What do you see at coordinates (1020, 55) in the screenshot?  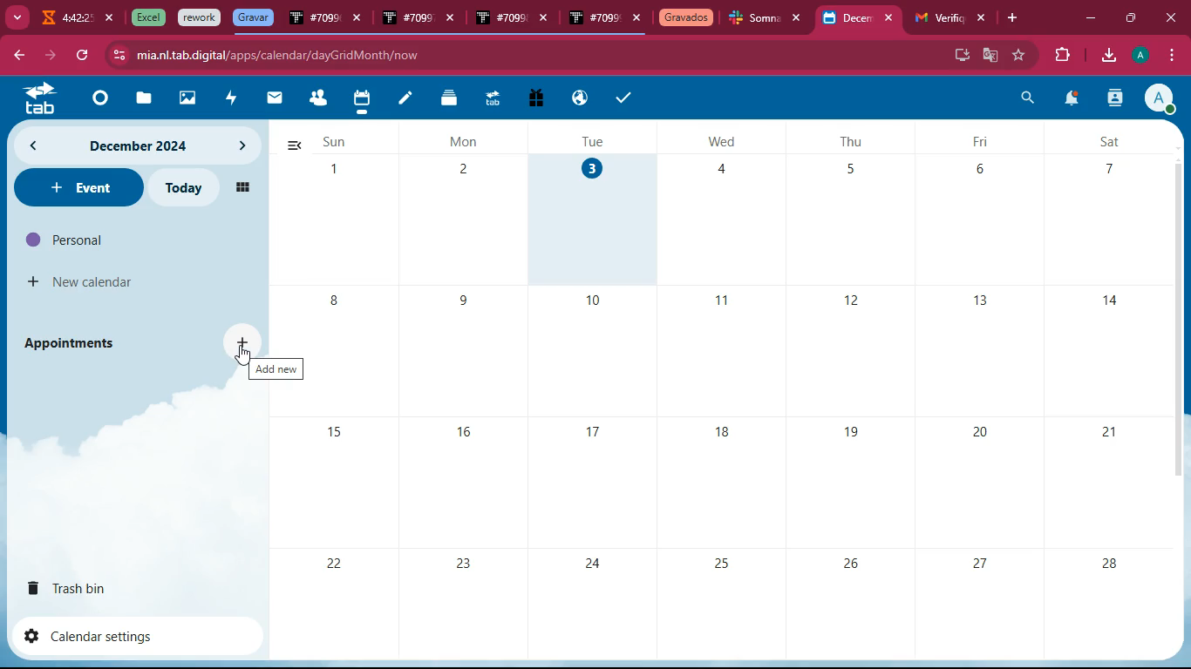 I see `favorites` at bounding box center [1020, 55].